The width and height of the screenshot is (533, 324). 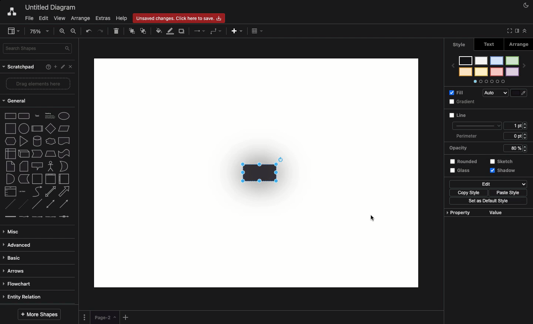 I want to click on Glass, so click(x=460, y=171).